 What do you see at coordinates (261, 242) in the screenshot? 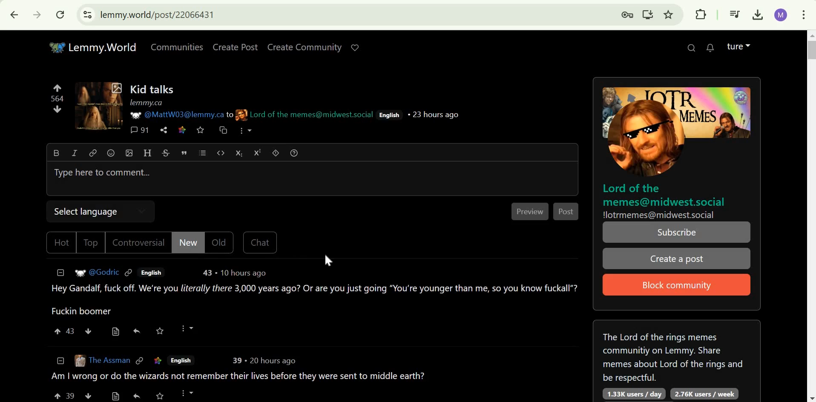
I see `Chat` at bounding box center [261, 242].